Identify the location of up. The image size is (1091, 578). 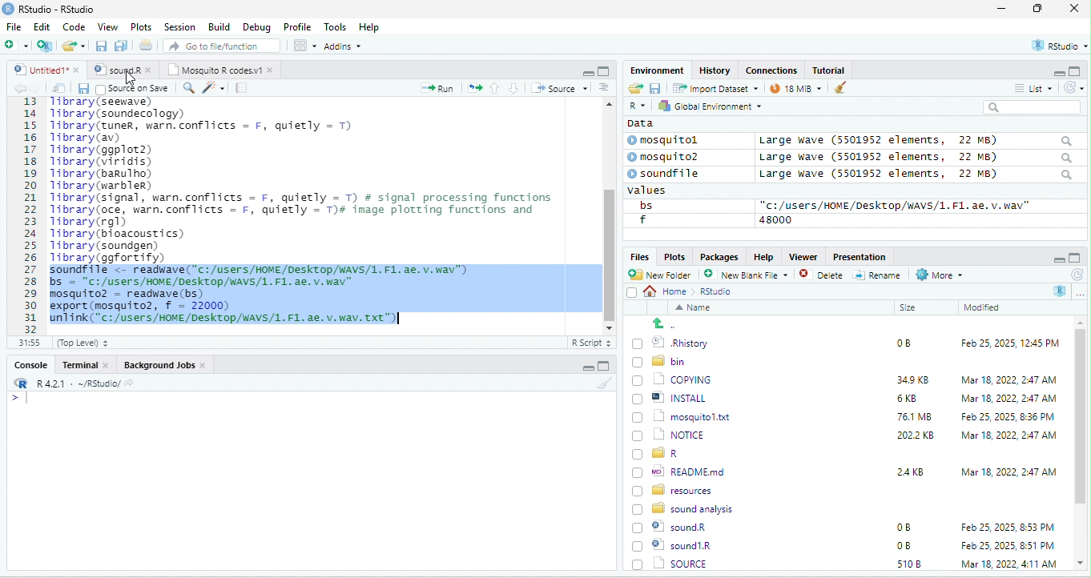
(496, 87).